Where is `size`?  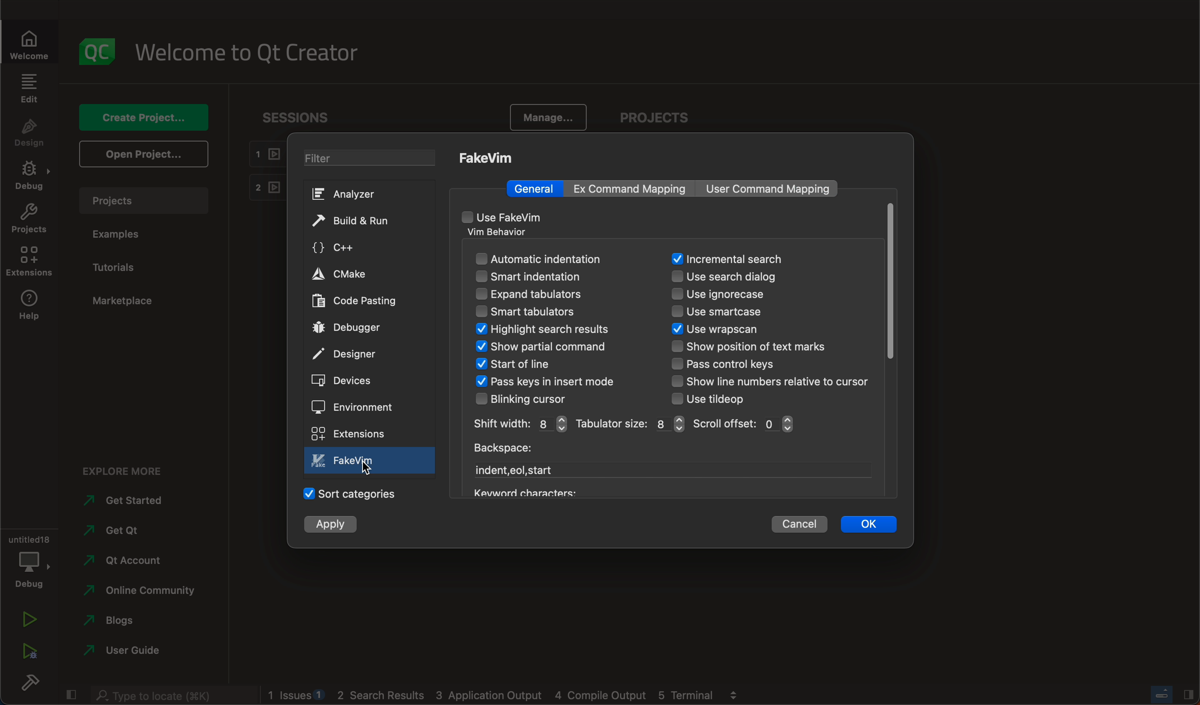 size is located at coordinates (630, 424).